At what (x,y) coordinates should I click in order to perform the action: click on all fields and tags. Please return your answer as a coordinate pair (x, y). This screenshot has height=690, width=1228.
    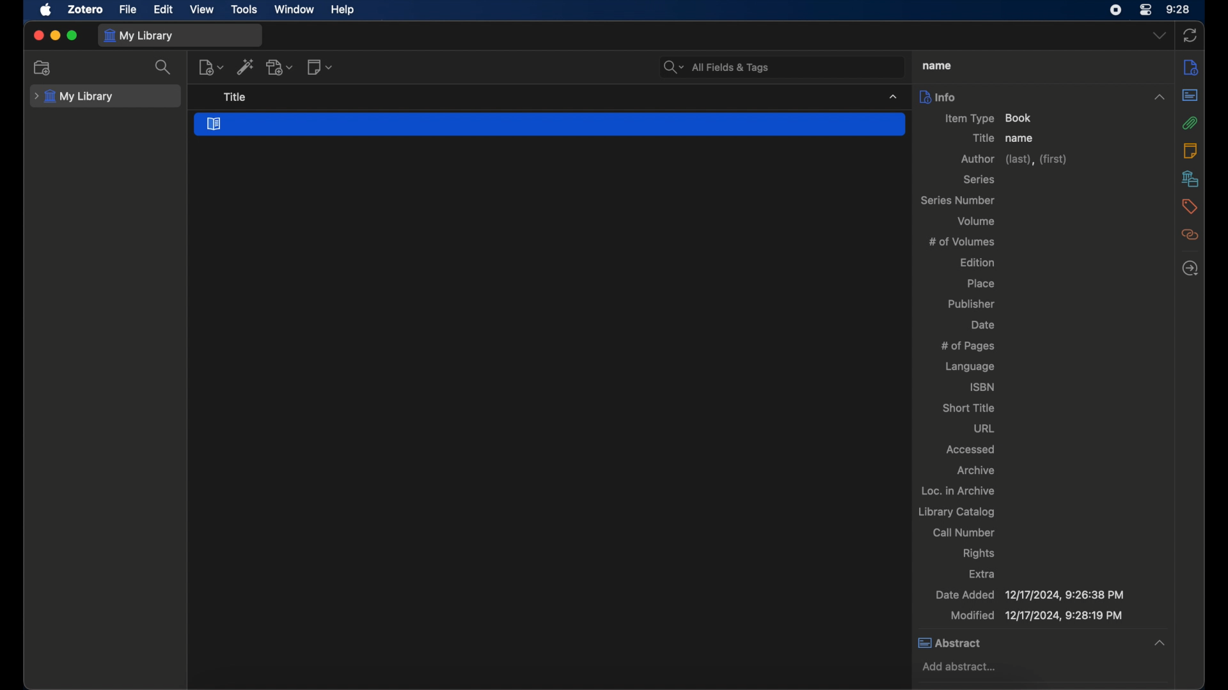
    Looking at the image, I should click on (717, 68).